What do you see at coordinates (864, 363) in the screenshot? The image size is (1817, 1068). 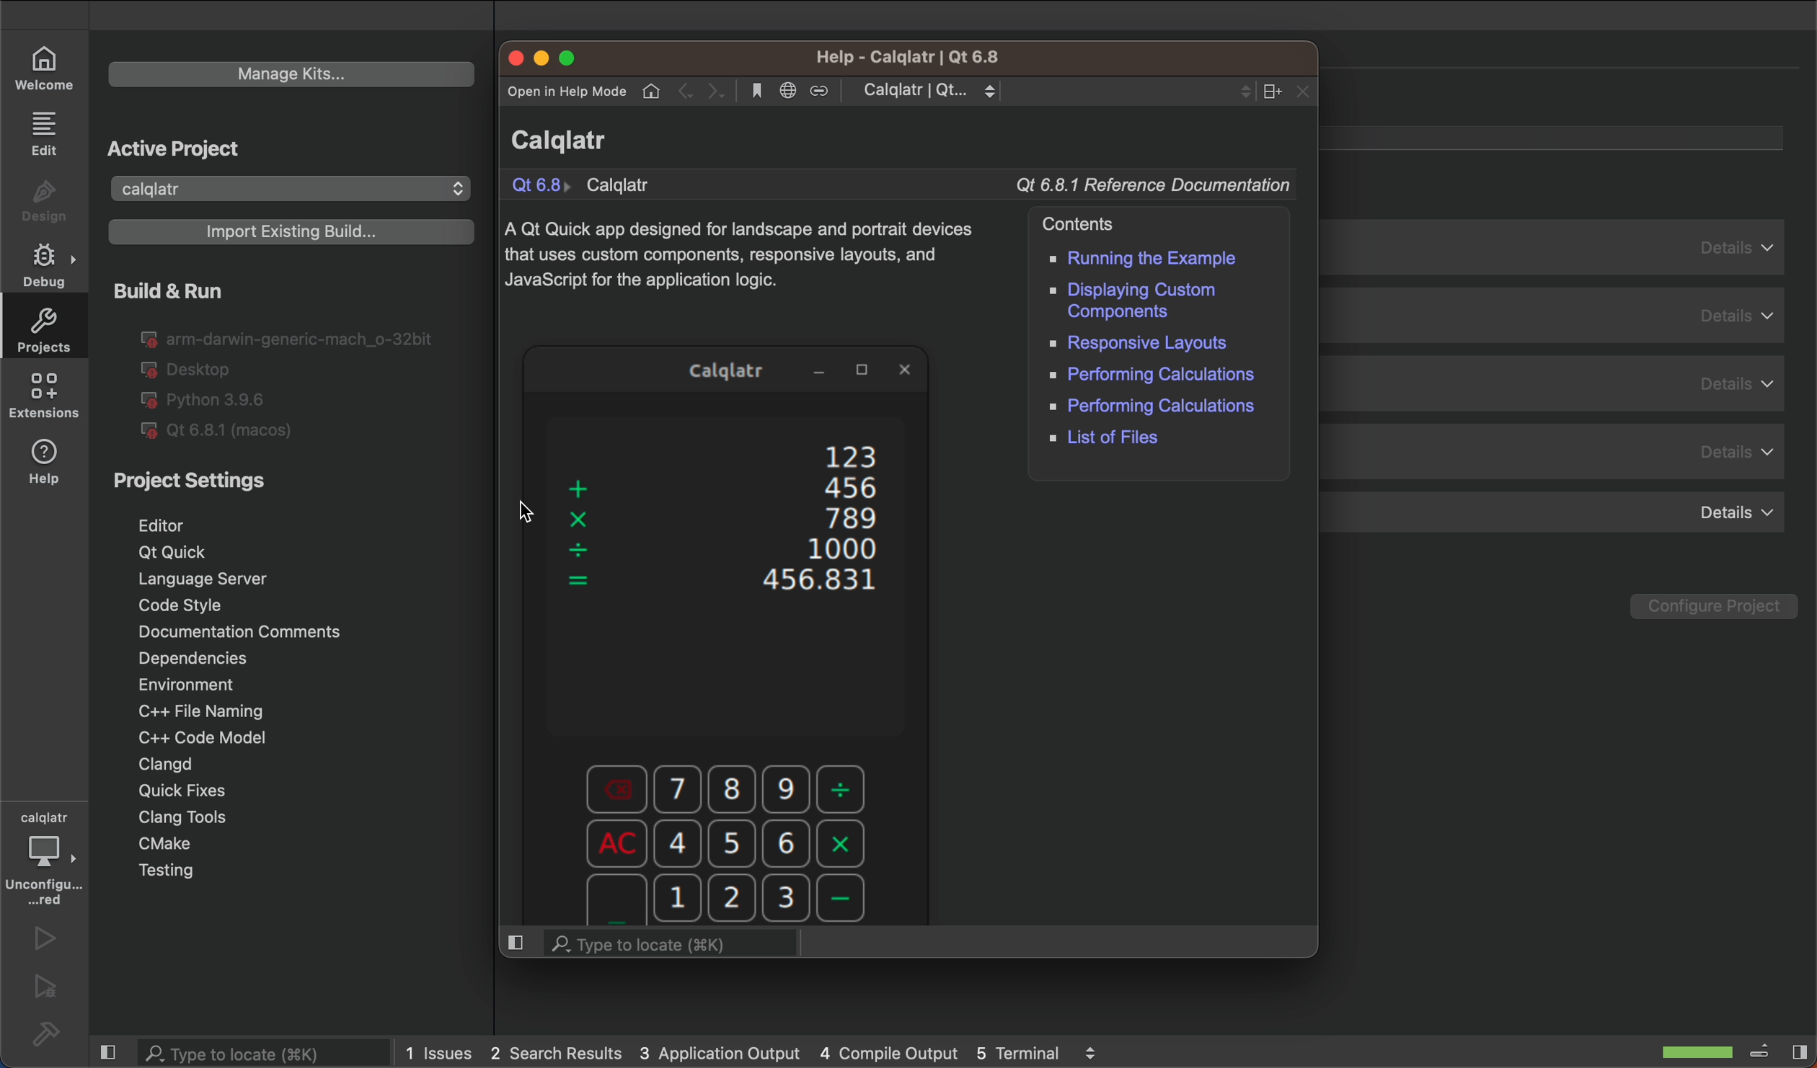 I see `maximize` at bounding box center [864, 363].